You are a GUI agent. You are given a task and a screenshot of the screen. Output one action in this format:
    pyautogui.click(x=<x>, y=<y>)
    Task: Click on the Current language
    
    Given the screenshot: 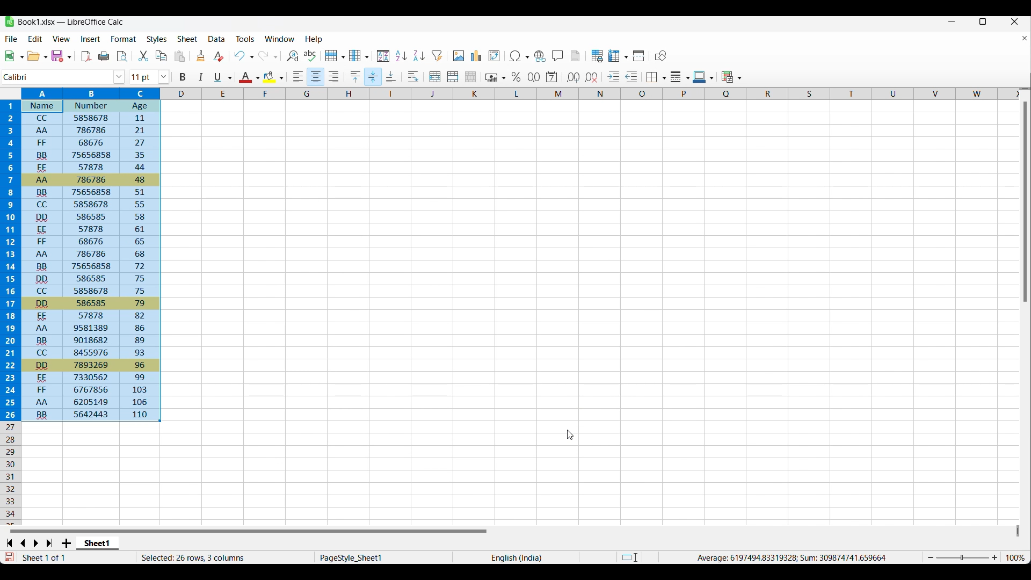 What is the action you would take?
    pyautogui.click(x=515, y=557)
    